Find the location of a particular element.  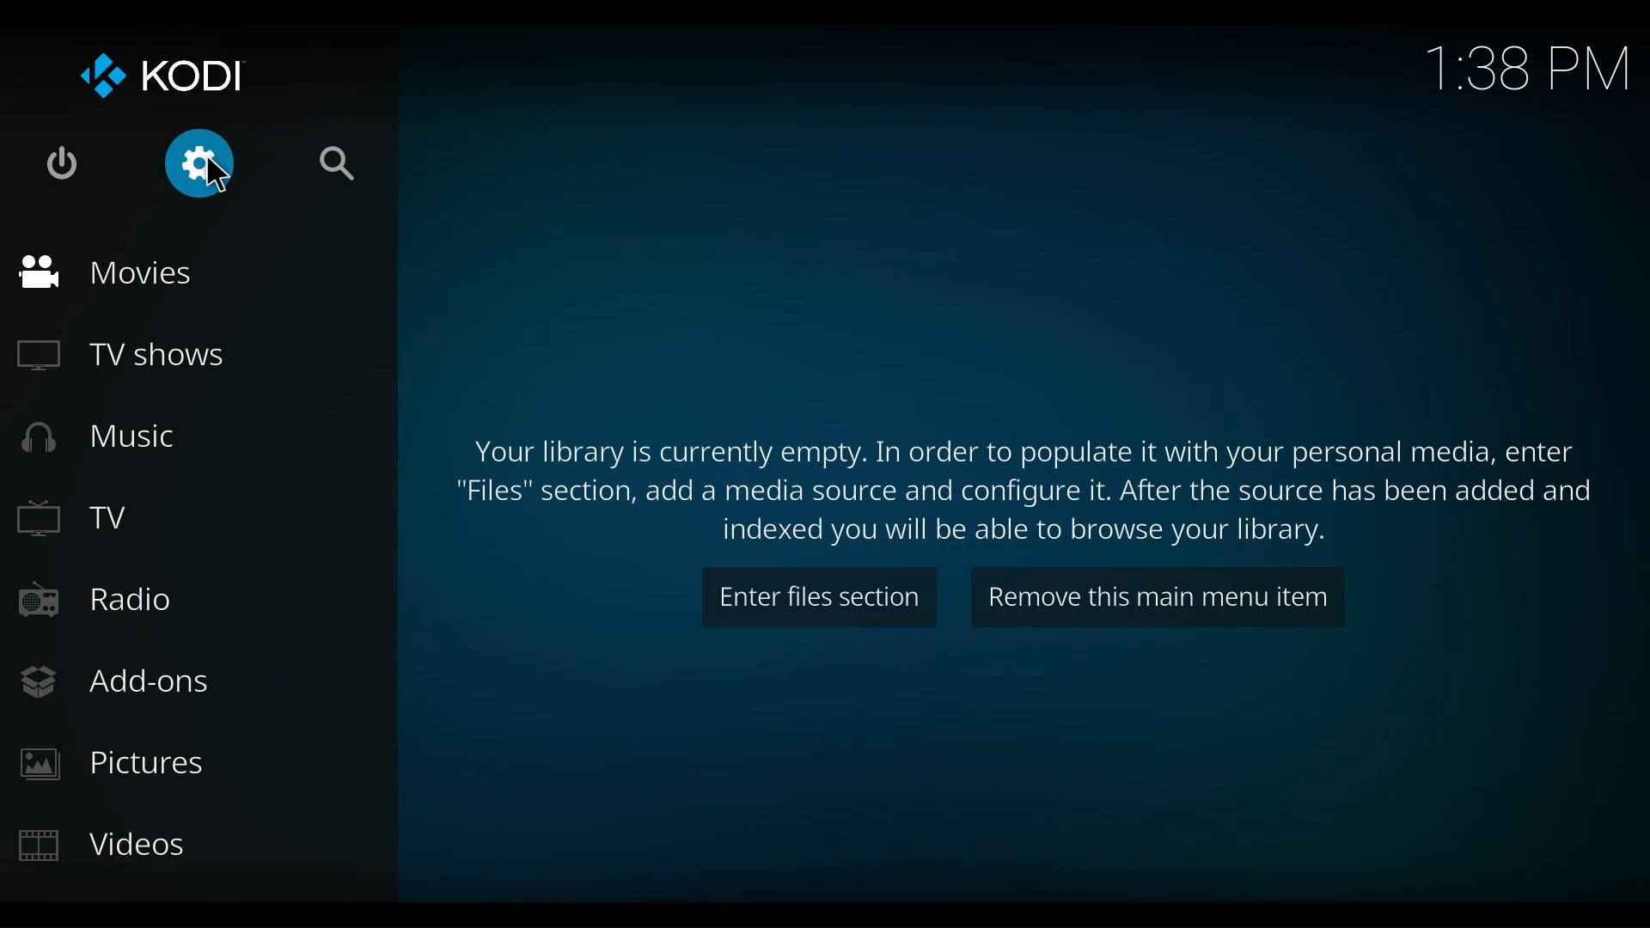

cursor is located at coordinates (214, 177).